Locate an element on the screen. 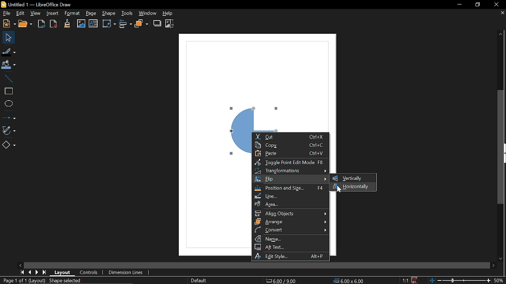 Image resolution: width=506 pixels, height=284 pixels. Allign object is located at coordinates (291, 213).